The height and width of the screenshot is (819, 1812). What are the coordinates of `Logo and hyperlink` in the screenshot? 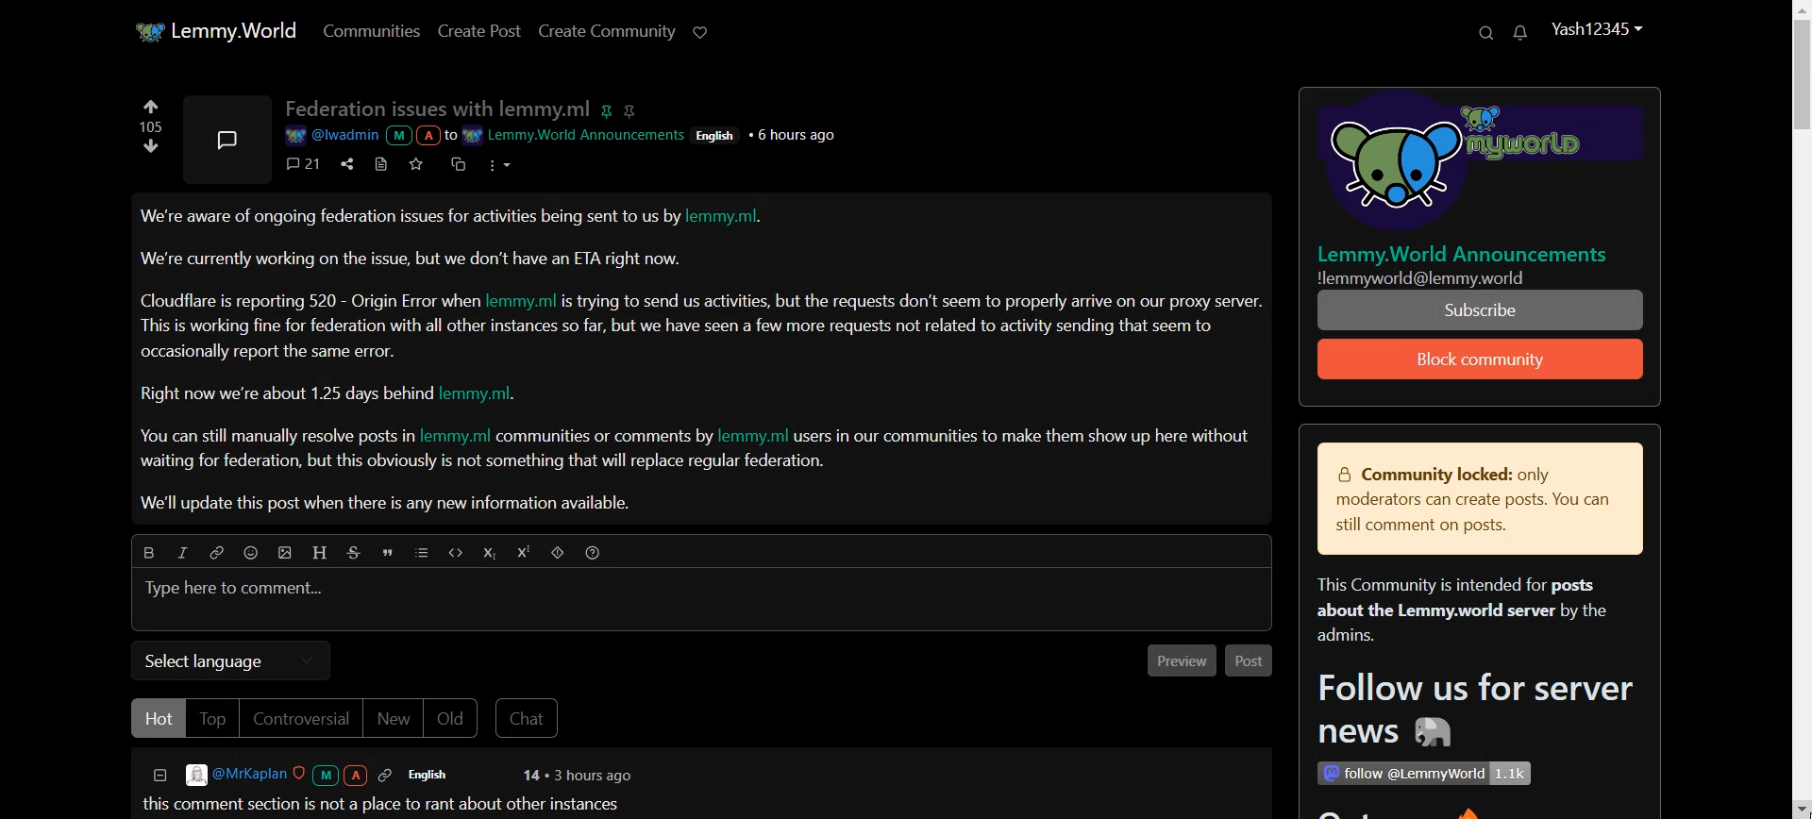 It's located at (1478, 159).